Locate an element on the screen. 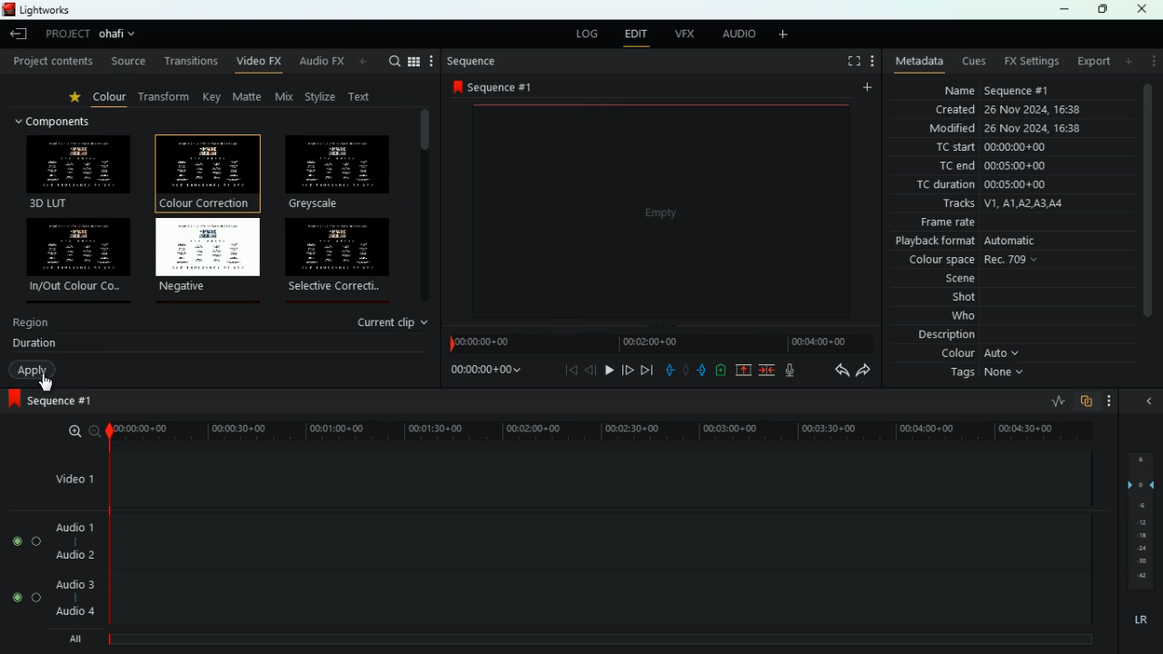 The height and width of the screenshot is (654, 1163). description is located at coordinates (945, 337).